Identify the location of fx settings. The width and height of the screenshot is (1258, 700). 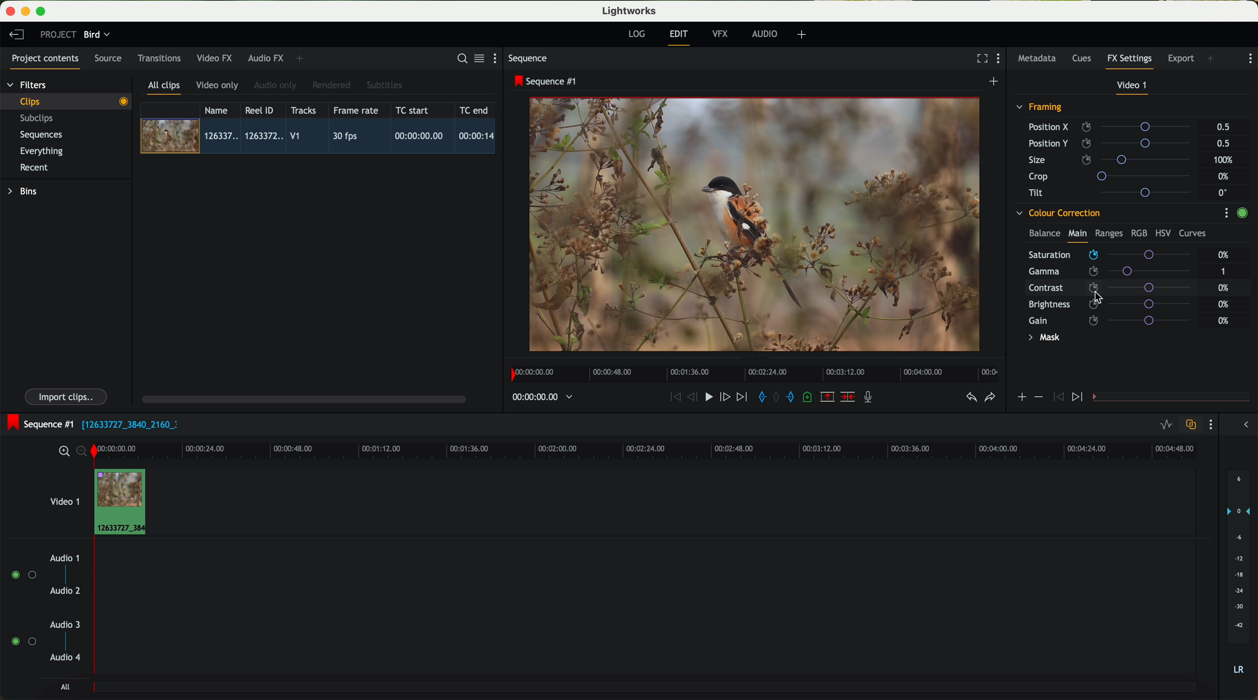
(1129, 61).